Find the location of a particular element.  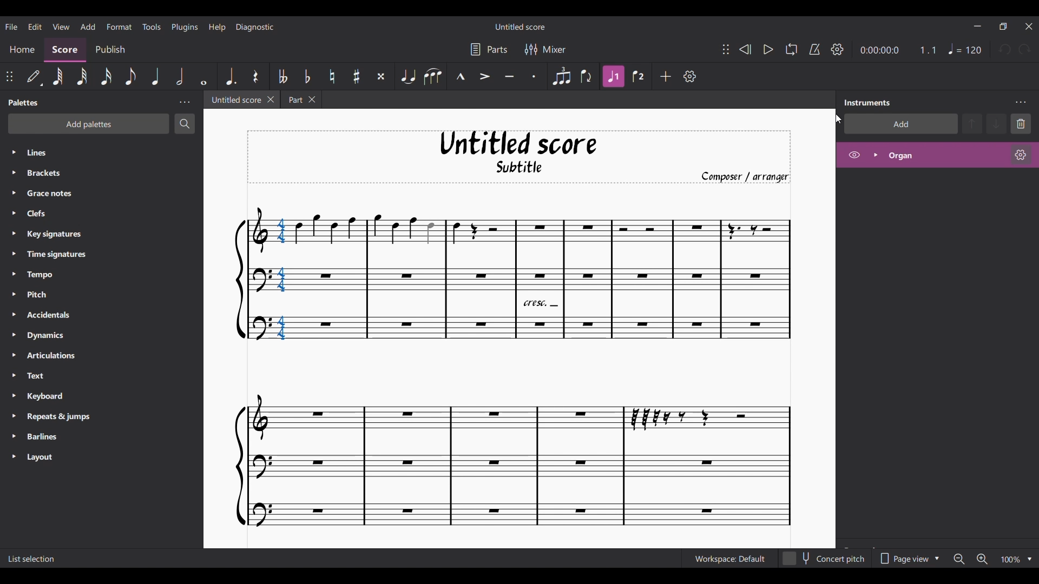

Marcato is located at coordinates (461, 76).